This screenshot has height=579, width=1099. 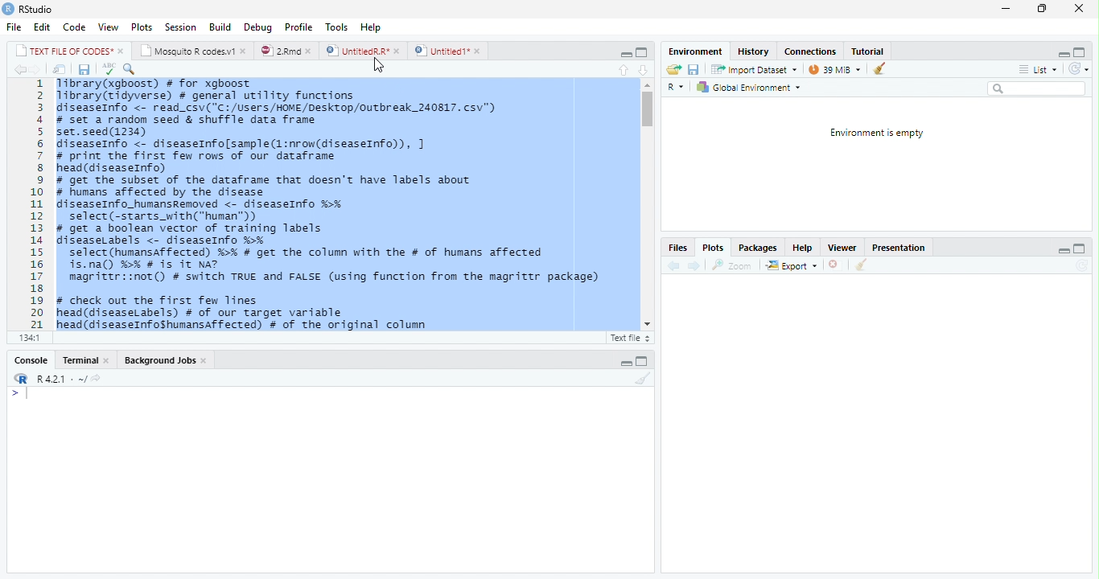 I want to click on Import dataset, so click(x=753, y=68).